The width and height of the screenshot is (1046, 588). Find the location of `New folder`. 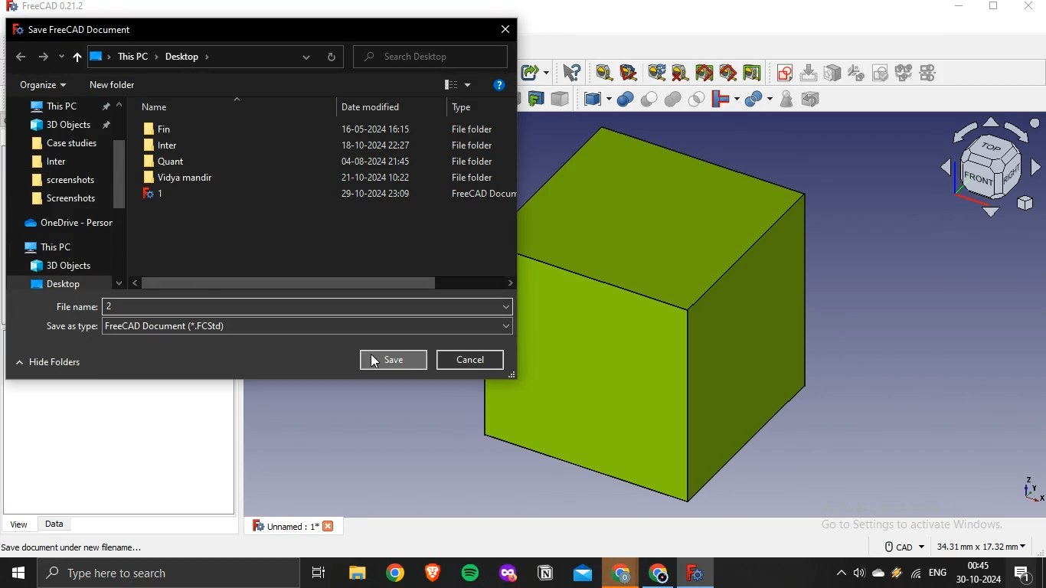

New folder is located at coordinates (113, 85).